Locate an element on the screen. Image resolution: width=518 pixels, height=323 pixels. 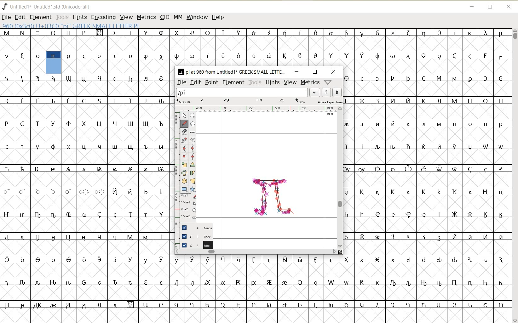
VIEW is located at coordinates (290, 82).